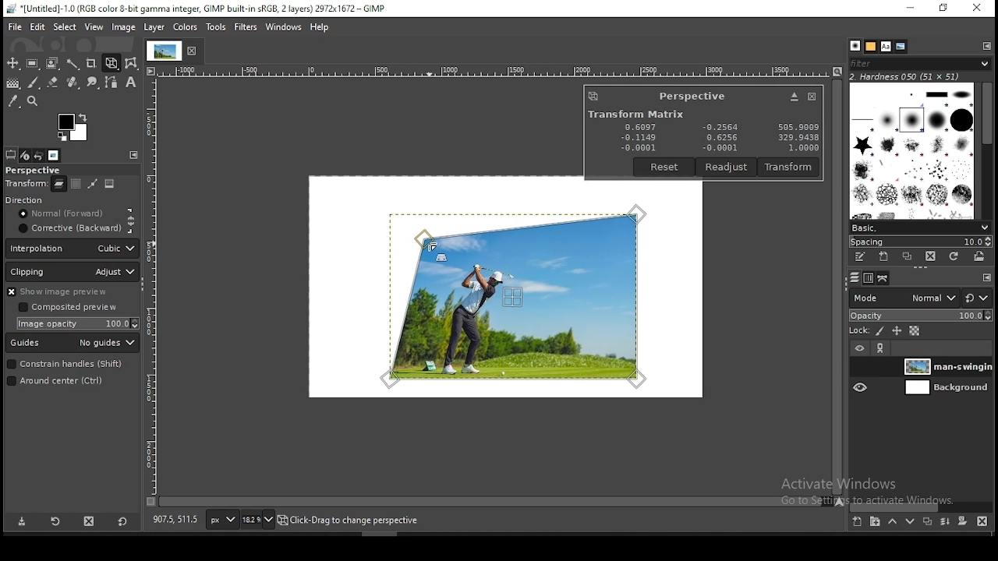 The height and width of the screenshot is (561, 998). I want to click on move layer on step down, so click(908, 522).